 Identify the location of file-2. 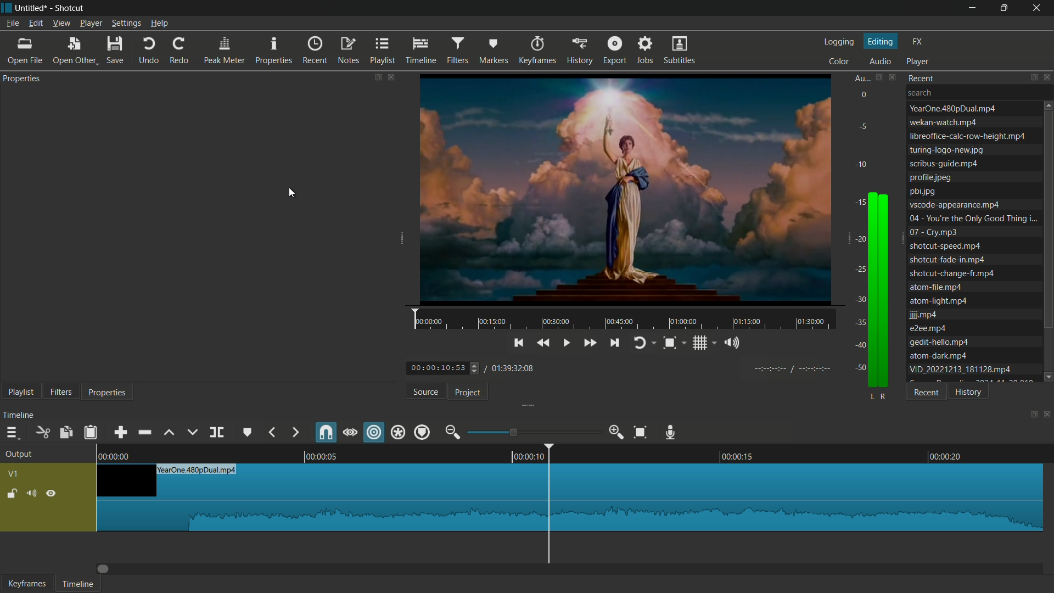
(943, 122).